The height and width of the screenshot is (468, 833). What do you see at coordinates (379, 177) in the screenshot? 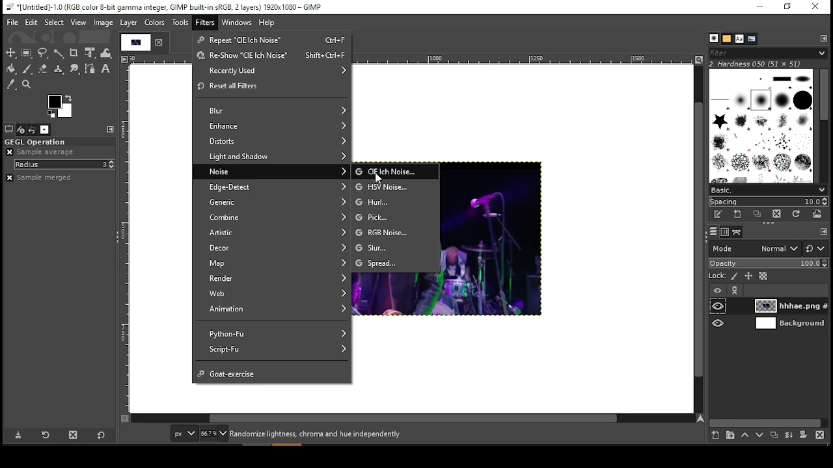
I see `mouse pointer` at bounding box center [379, 177].